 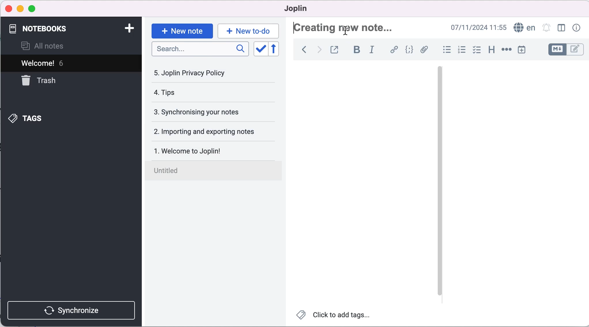 I want to click on italic, so click(x=373, y=52).